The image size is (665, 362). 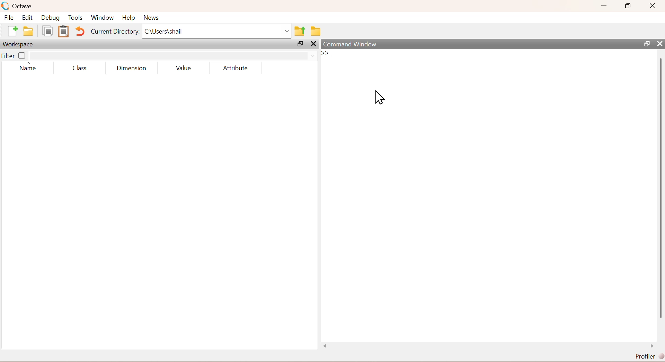 I want to click on C\Users\shail, so click(x=163, y=31).